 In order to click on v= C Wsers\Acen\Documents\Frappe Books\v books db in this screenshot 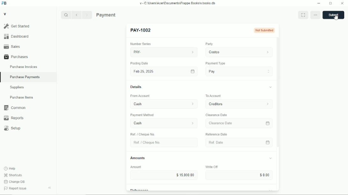, I will do `click(178, 3)`.